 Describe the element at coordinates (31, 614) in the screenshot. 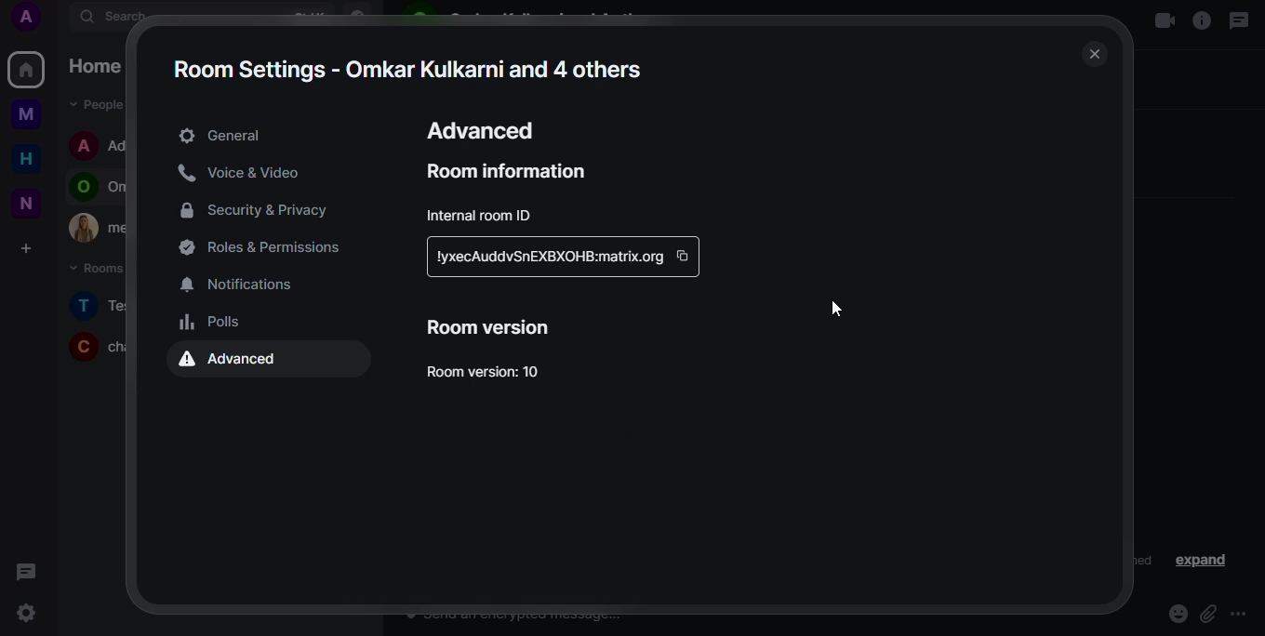

I see `quick settings` at that location.